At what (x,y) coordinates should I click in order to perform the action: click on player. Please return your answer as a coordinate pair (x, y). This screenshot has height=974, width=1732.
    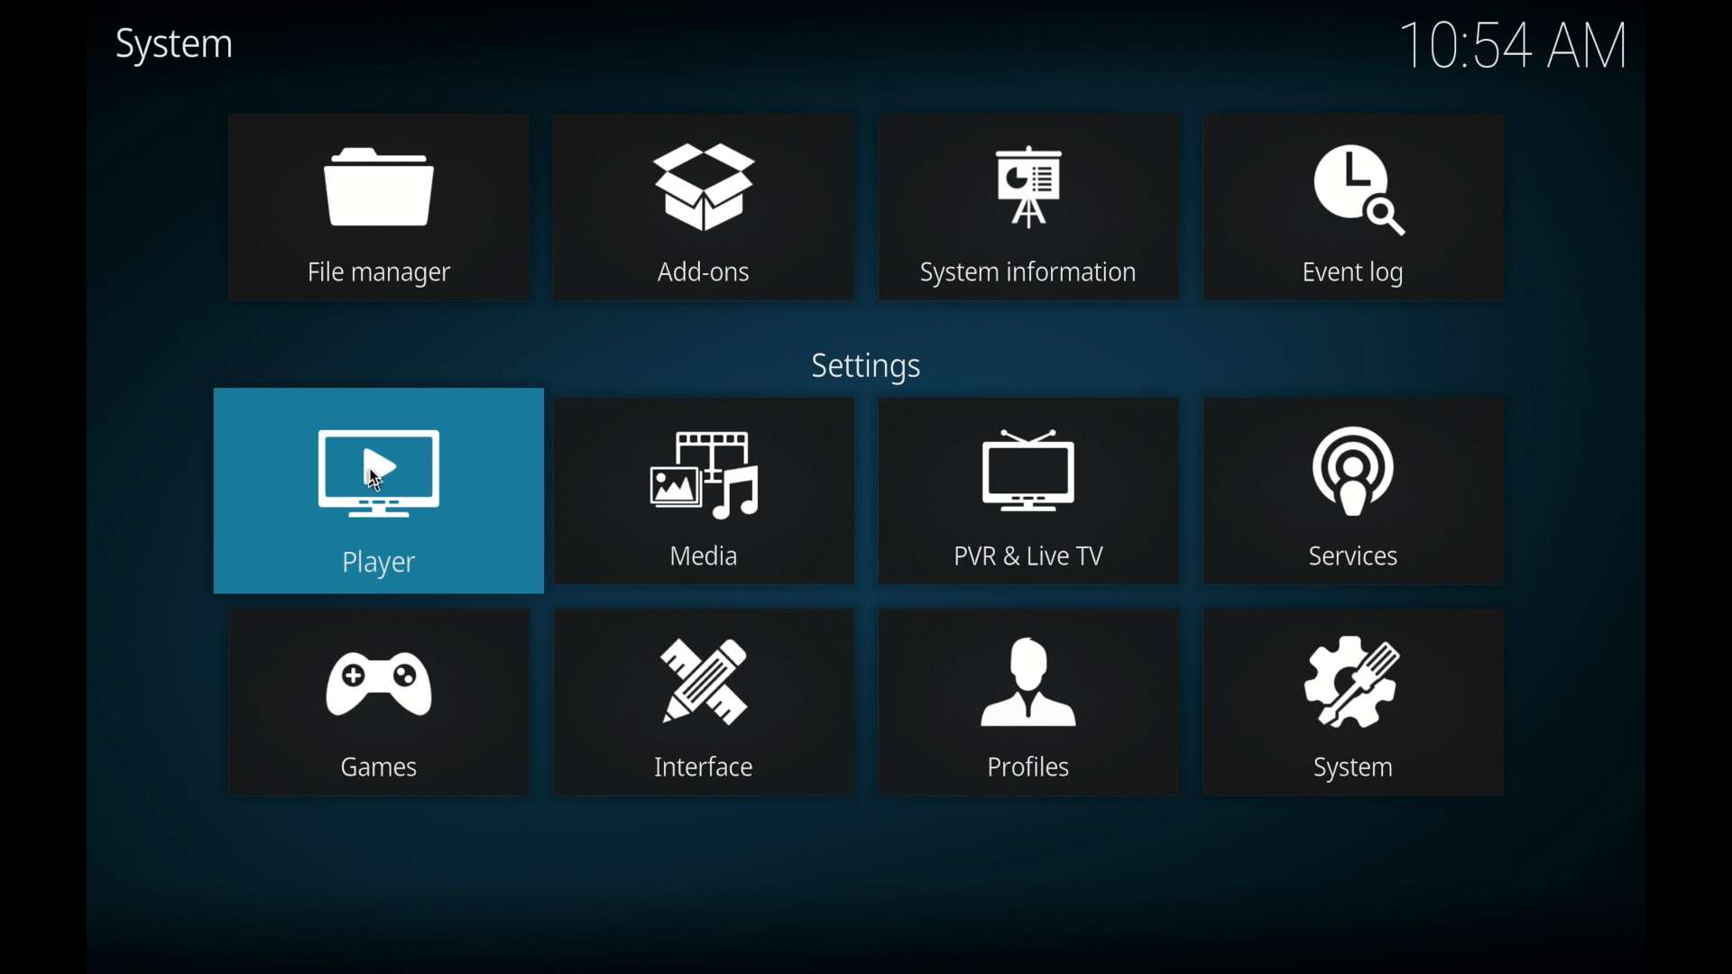
    Looking at the image, I should click on (375, 488).